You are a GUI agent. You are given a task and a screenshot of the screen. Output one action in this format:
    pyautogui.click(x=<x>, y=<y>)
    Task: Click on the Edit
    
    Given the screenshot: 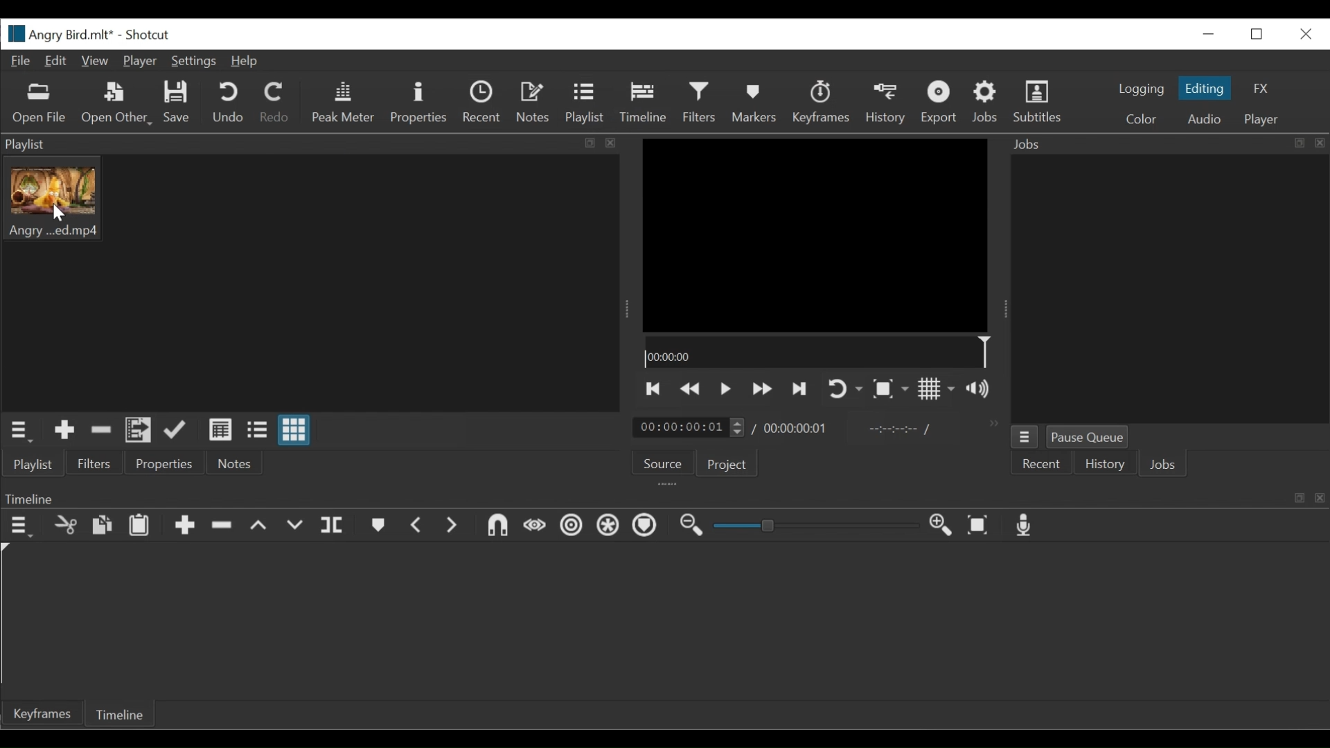 What is the action you would take?
    pyautogui.click(x=56, y=62)
    